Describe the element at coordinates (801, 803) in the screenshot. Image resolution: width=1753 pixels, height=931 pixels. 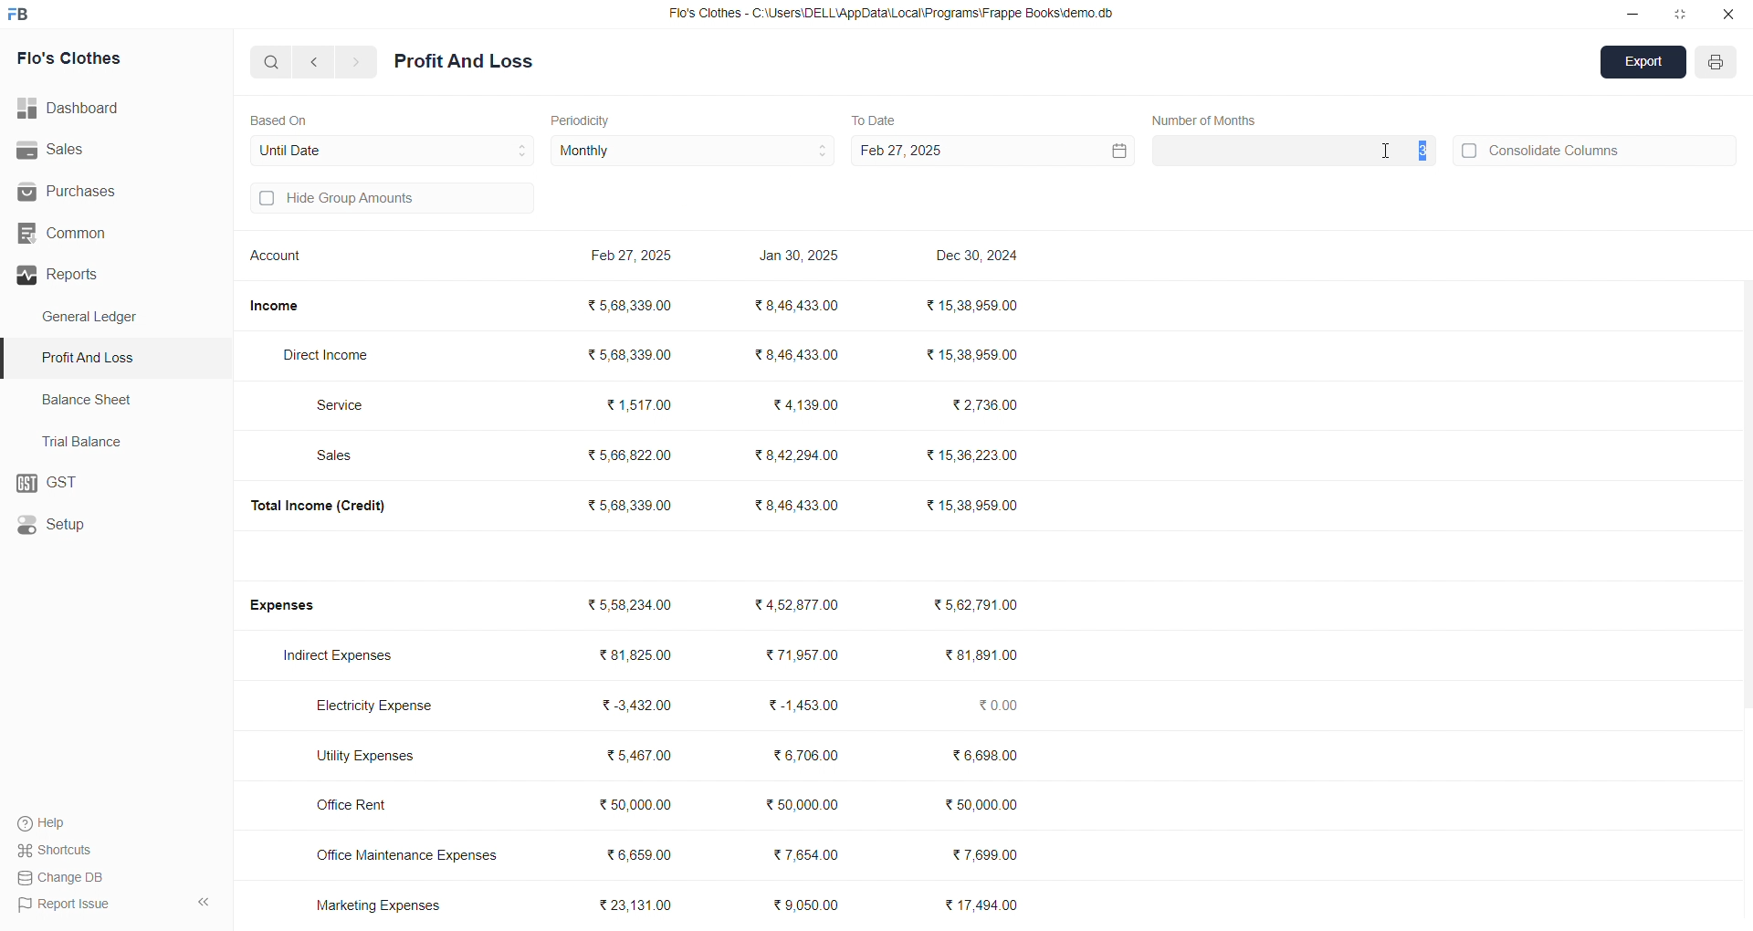
I see `₹50,000.00` at that location.